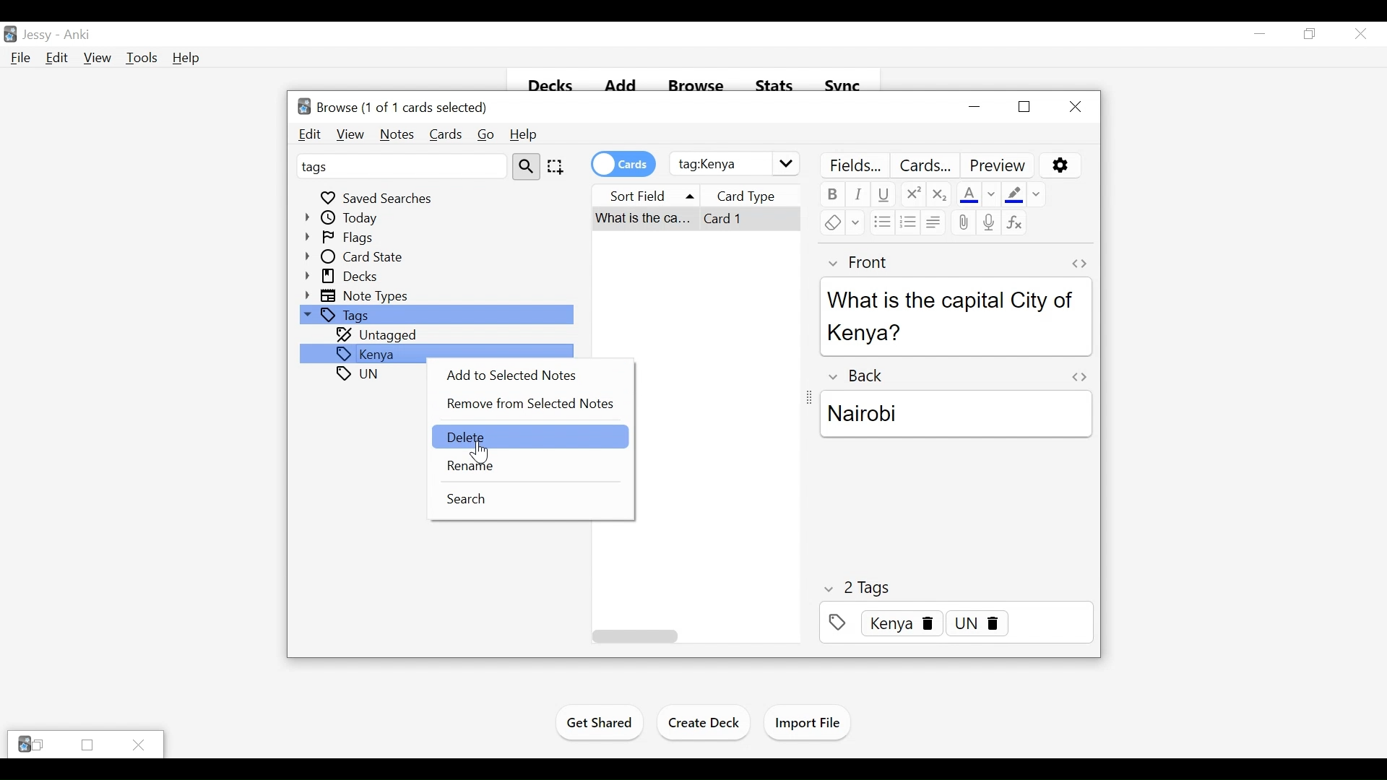 This screenshot has width=1387, height=780. Describe the element at coordinates (359, 295) in the screenshot. I see `Note Types` at that location.